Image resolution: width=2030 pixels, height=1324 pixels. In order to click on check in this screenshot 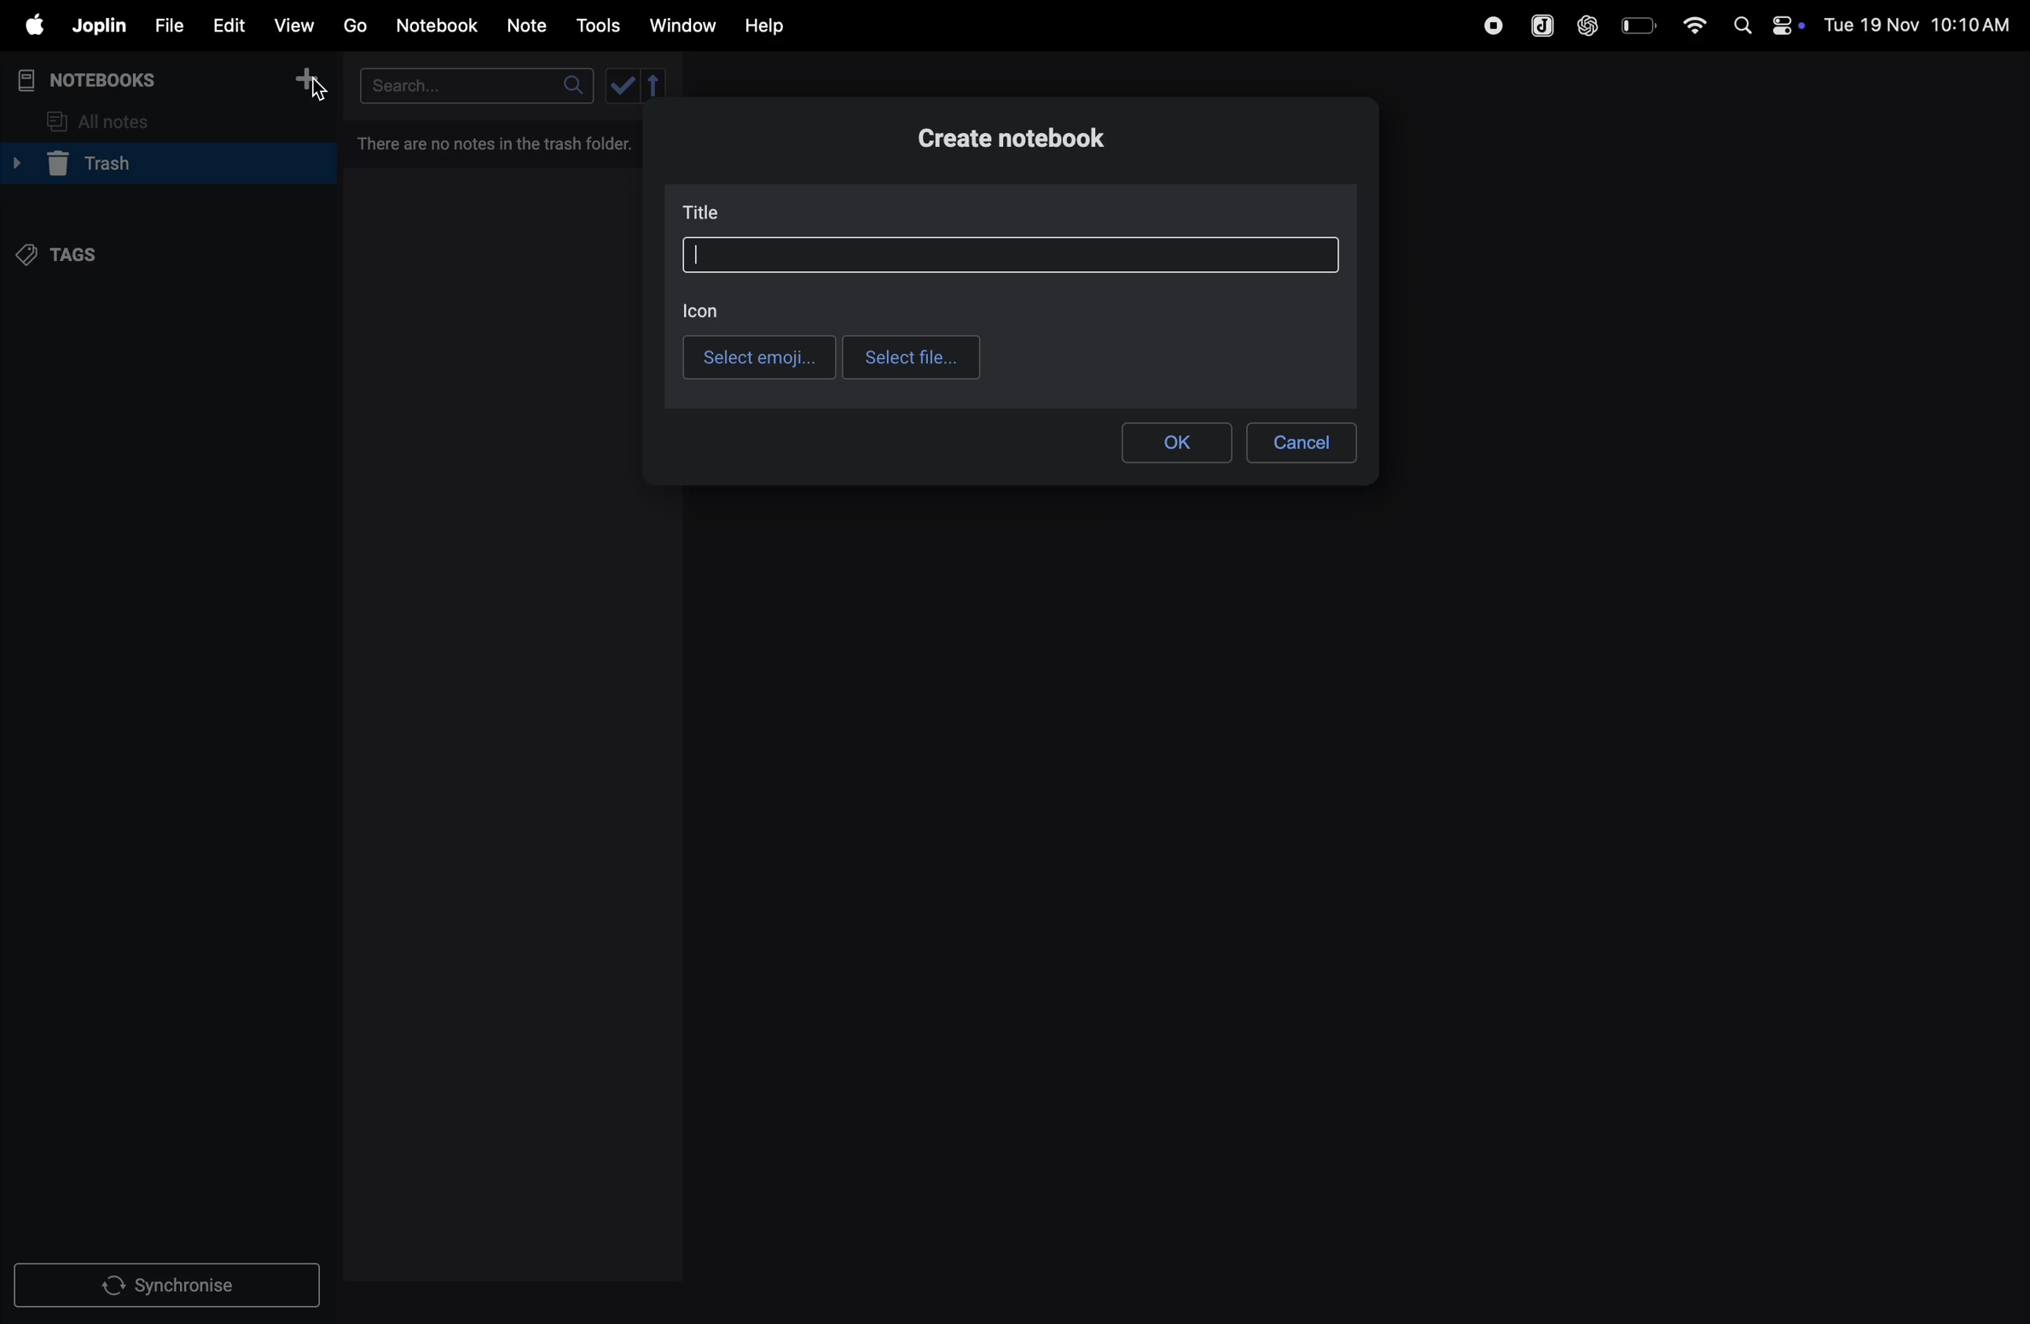, I will do `click(637, 87)`.